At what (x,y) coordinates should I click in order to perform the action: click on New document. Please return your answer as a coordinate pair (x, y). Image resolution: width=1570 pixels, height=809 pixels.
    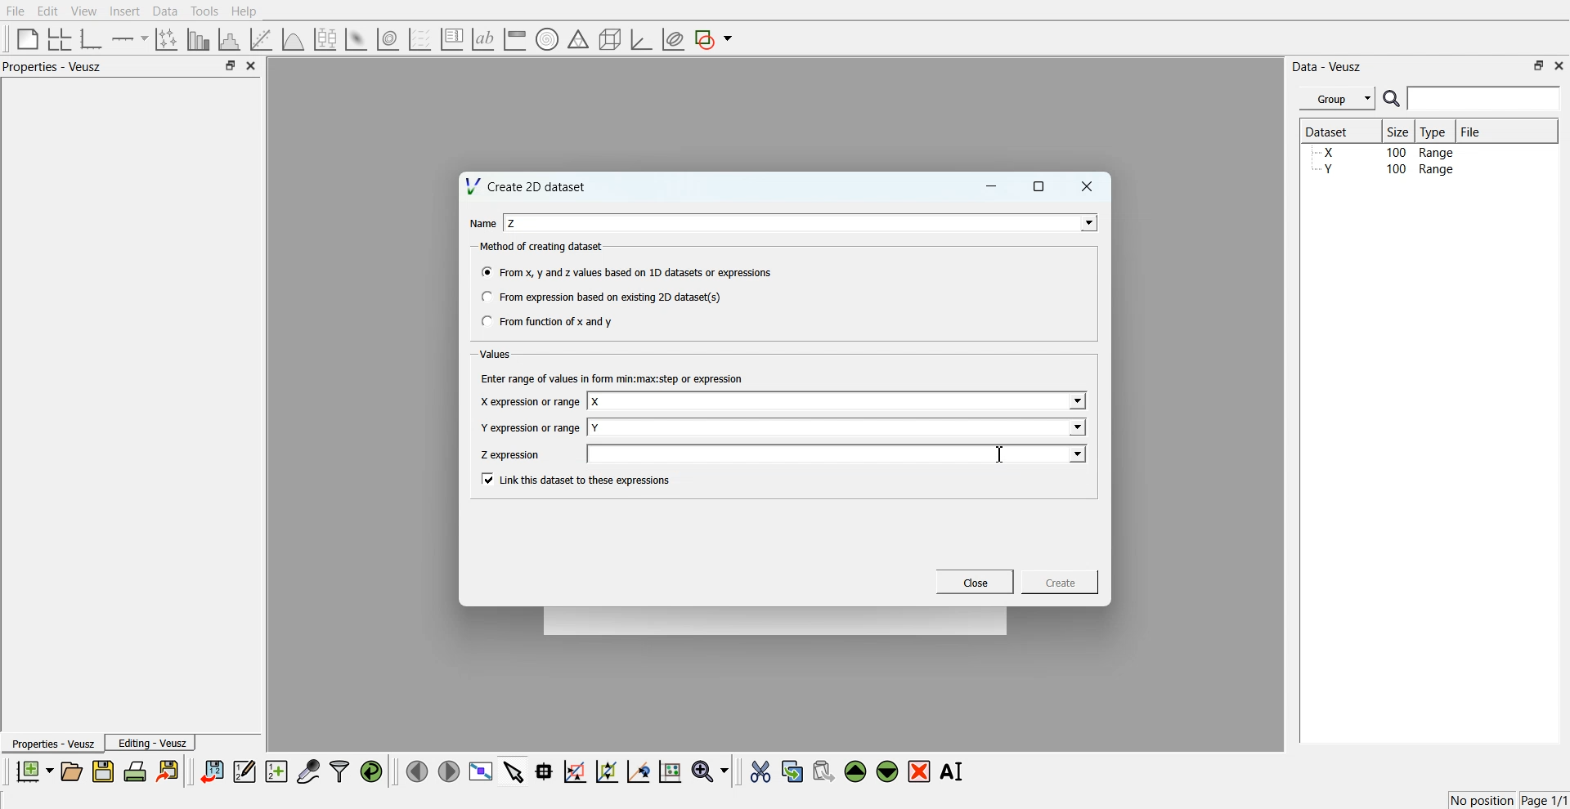
    Looking at the image, I should click on (34, 771).